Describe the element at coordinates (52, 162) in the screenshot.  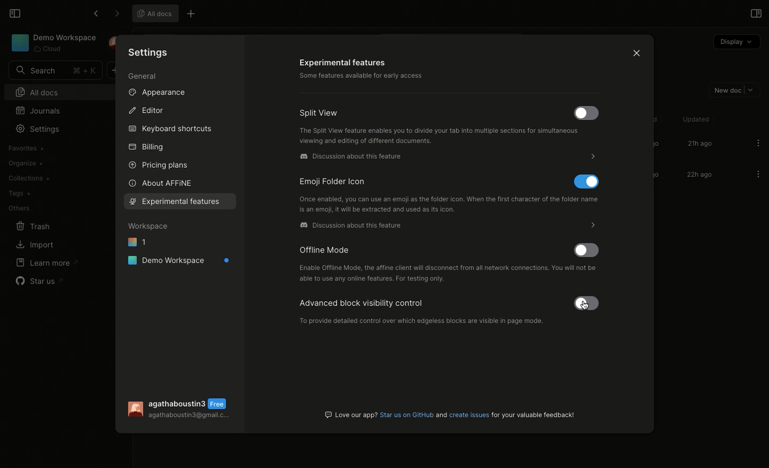
I see `Create workspace` at that location.